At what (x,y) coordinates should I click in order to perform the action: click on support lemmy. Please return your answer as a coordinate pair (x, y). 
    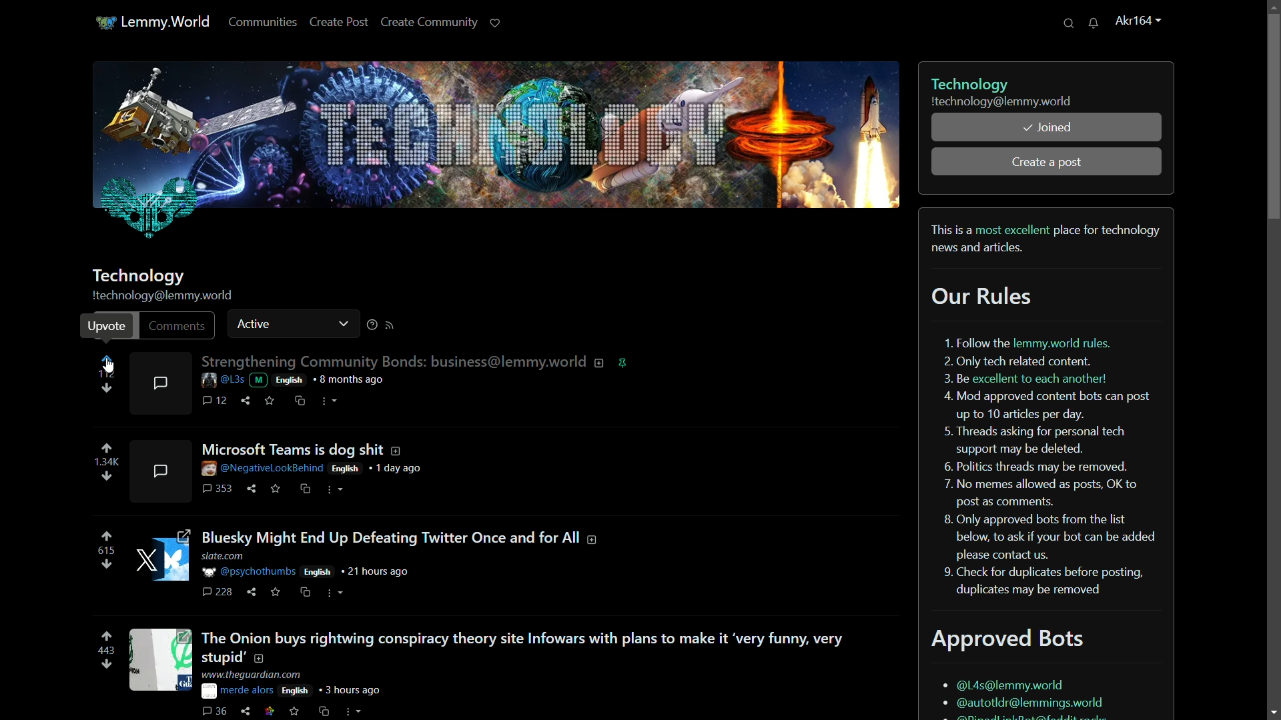
    Looking at the image, I should click on (497, 21).